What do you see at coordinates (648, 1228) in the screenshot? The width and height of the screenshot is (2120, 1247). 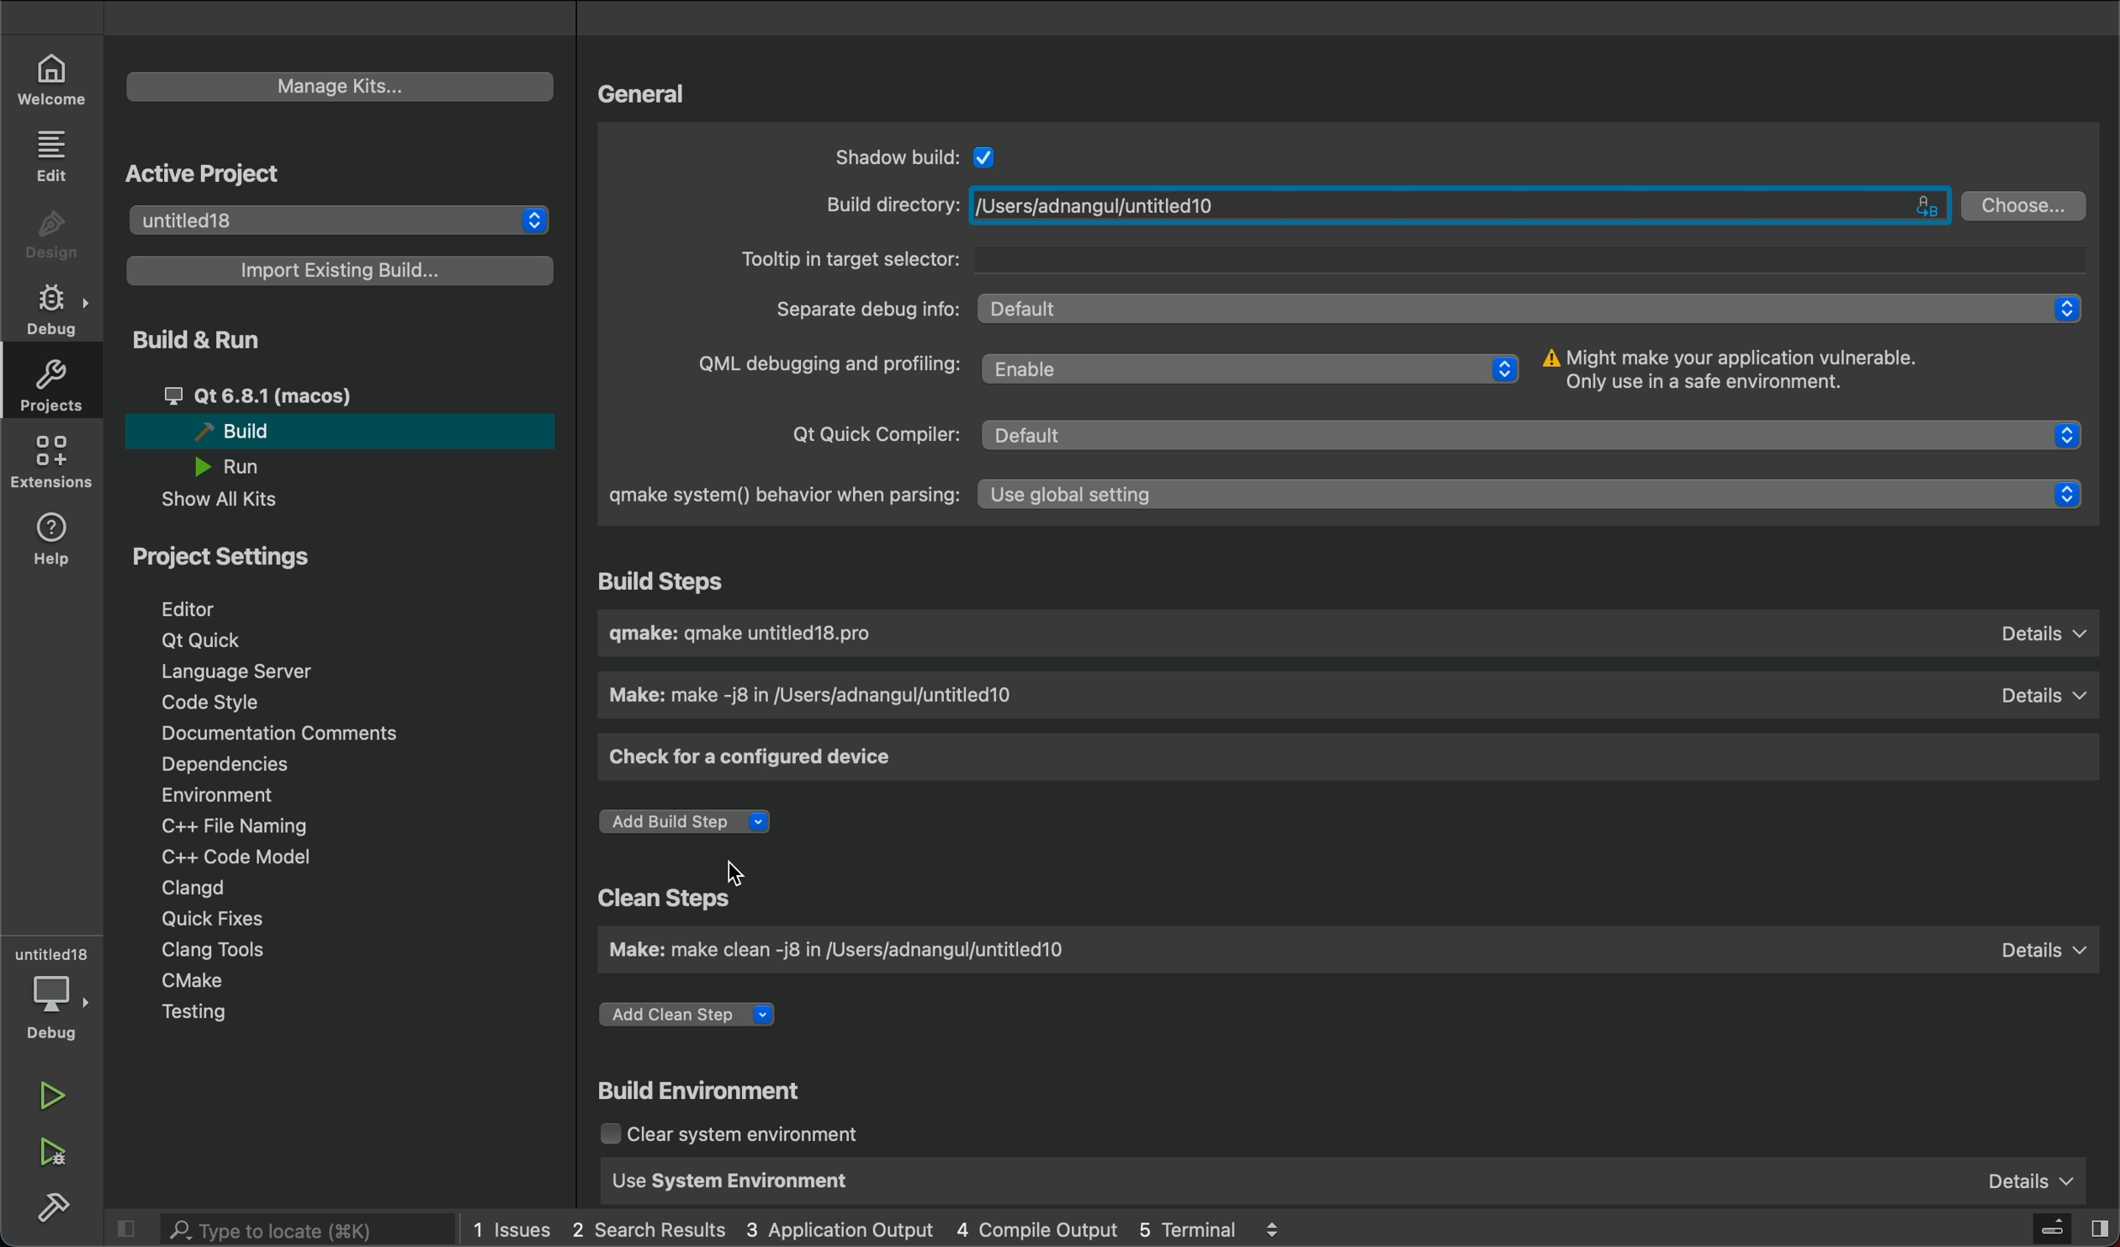 I see `2 Search Results` at bounding box center [648, 1228].